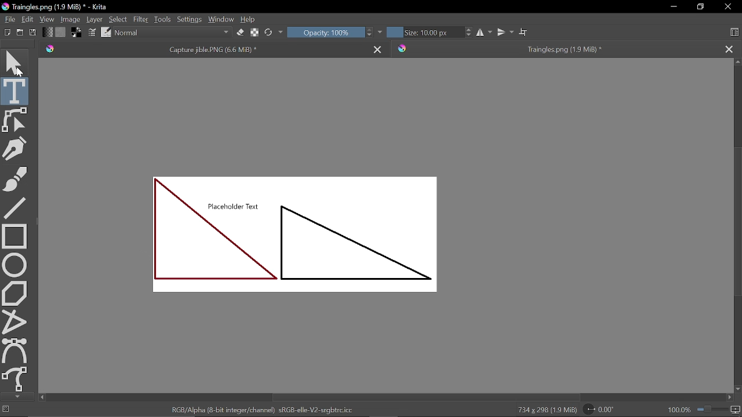 Image resolution: width=742 pixels, height=417 pixels. I want to click on Window, so click(221, 19).